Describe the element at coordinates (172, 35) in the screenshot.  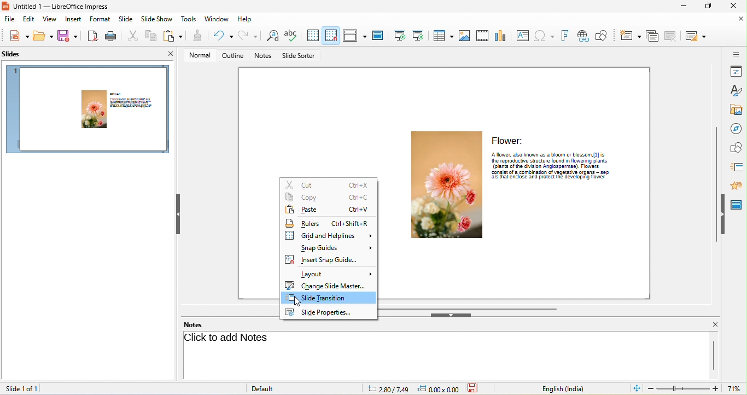
I see `paste` at that location.